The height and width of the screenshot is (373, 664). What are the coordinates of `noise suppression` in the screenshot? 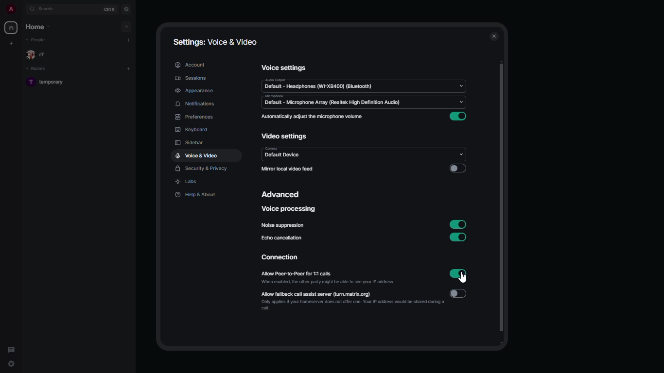 It's located at (281, 225).